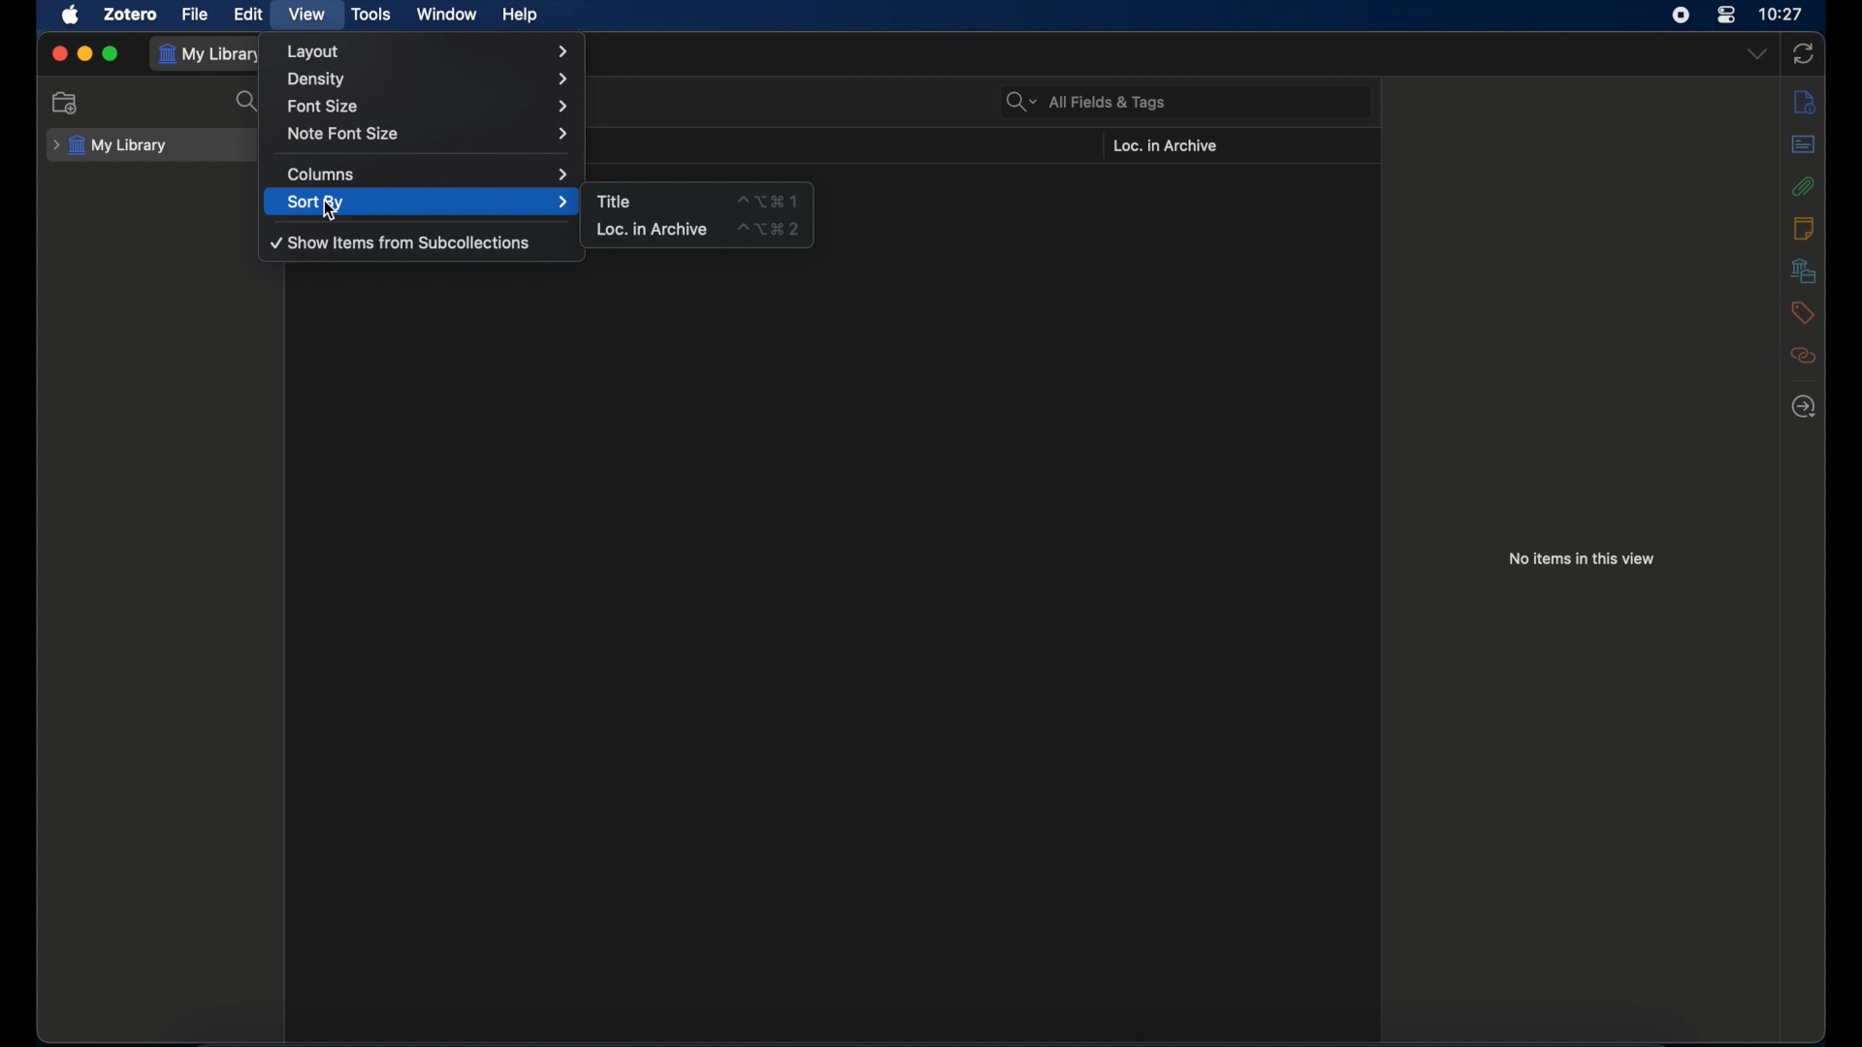 This screenshot has height=1047, width=1862. What do you see at coordinates (1804, 270) in the screenshot?
I see `libraries` at bounding box center [1804, 270].